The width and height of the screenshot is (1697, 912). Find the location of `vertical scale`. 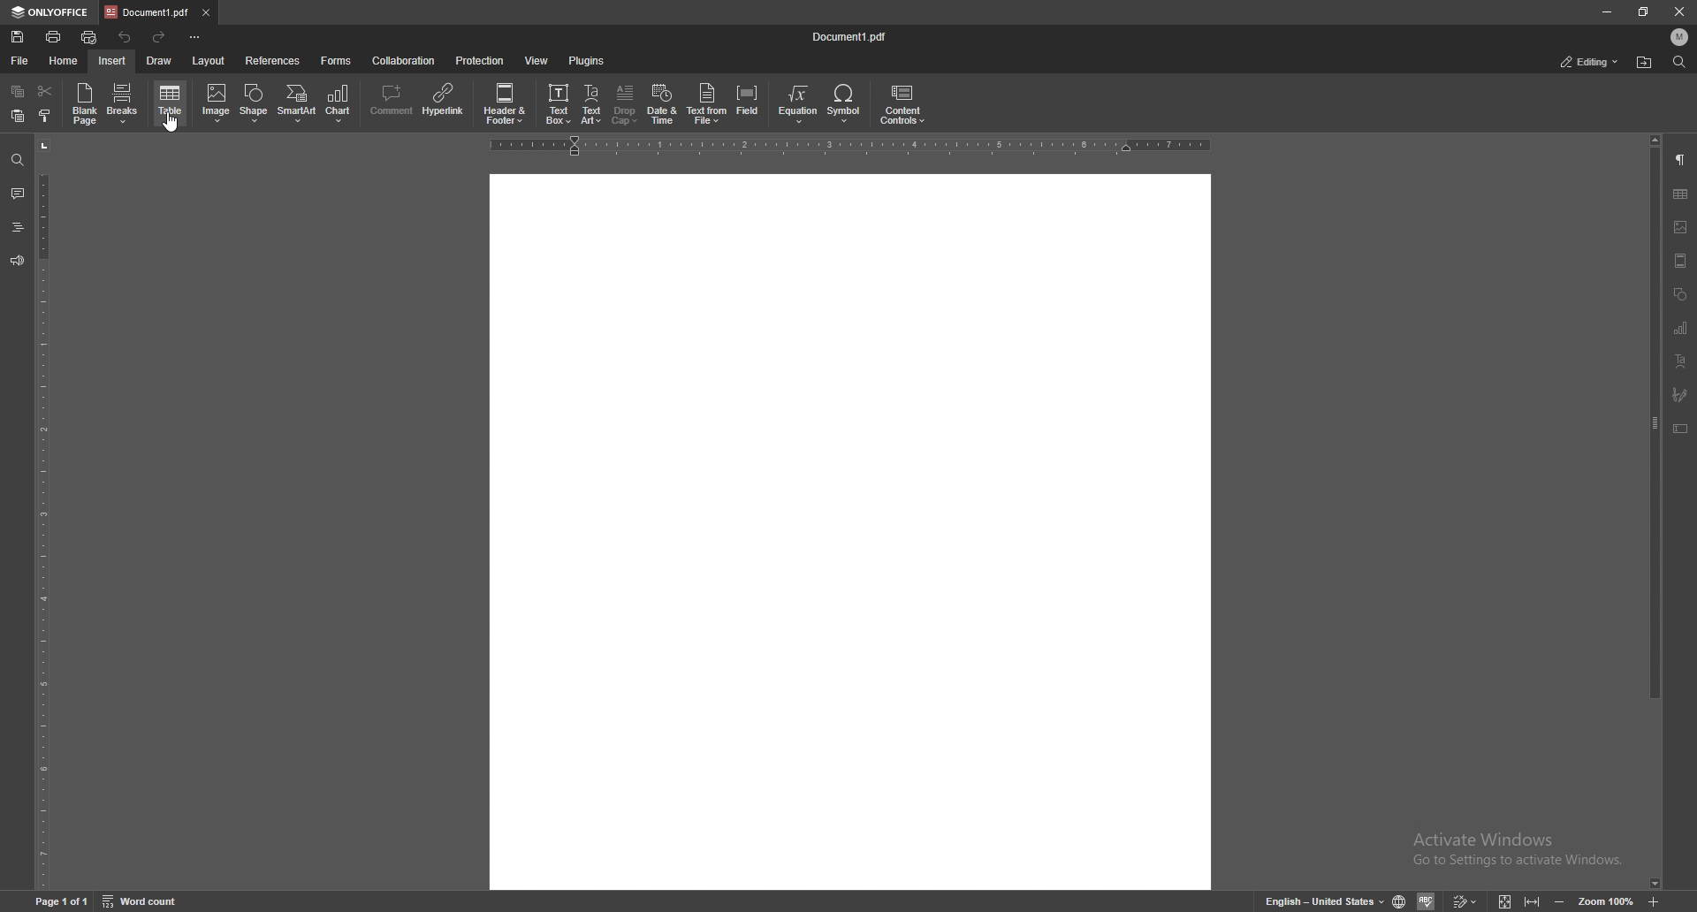

vertical scale is located at coordinates (43, 512).